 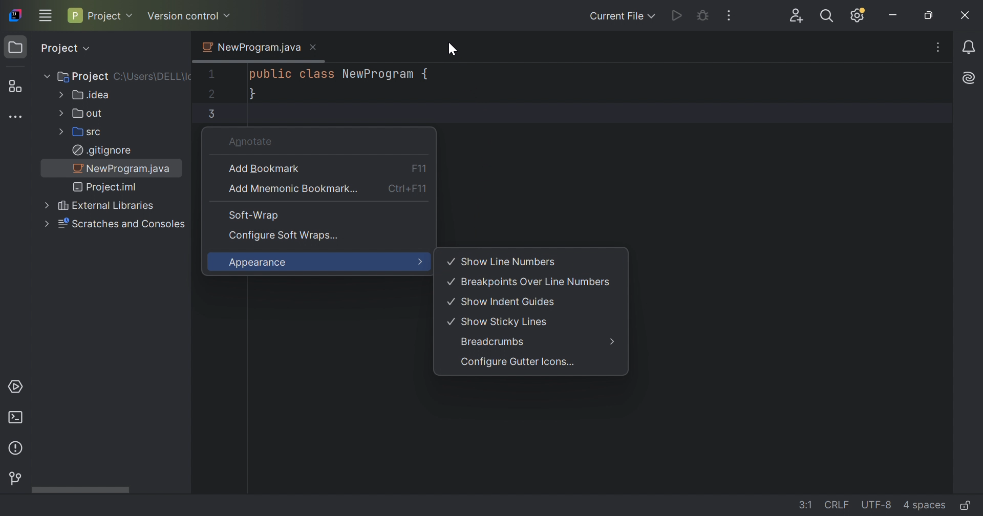 What do you see at coordinates (112, 489) in the screenshot?
I see `Scroll Bar` at bounding box center [112, 489].